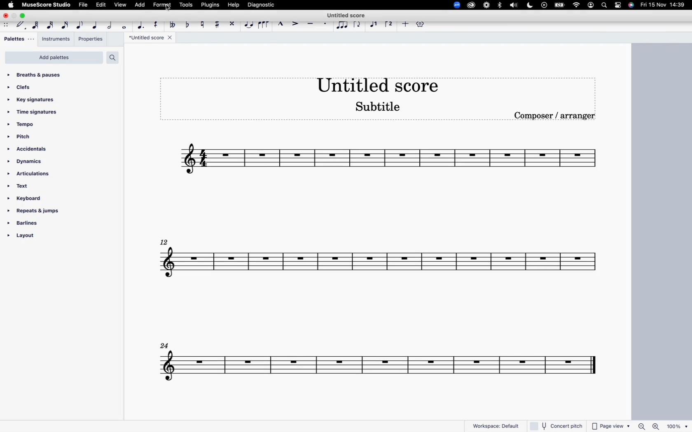 The image size is (692, 432). Describe the element at coordinates (263, 5) in the screenshot. I see `diagnostic` at that location.